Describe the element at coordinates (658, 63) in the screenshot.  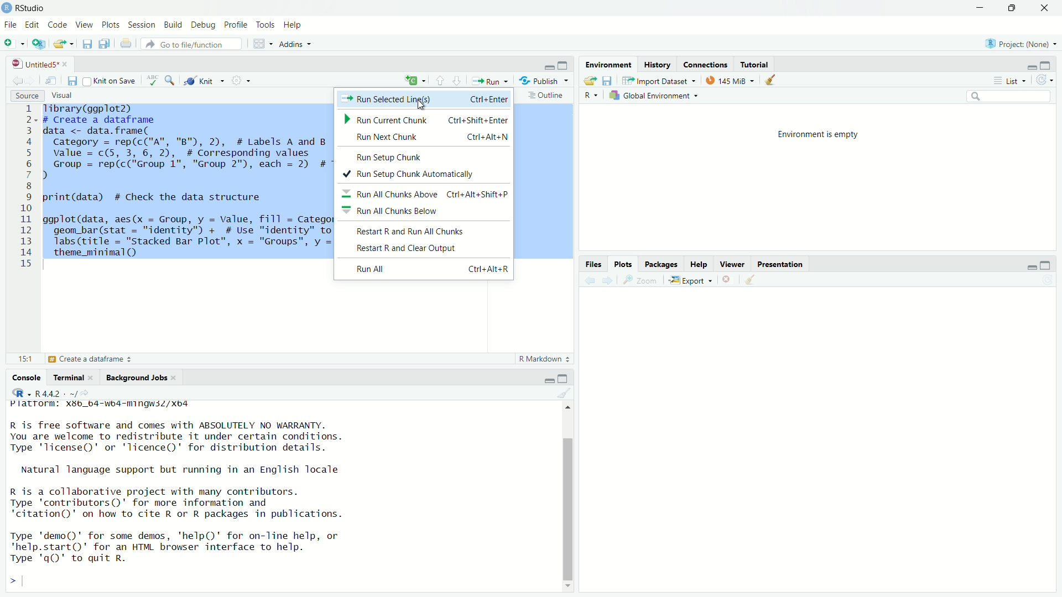
I see `History` at that location.